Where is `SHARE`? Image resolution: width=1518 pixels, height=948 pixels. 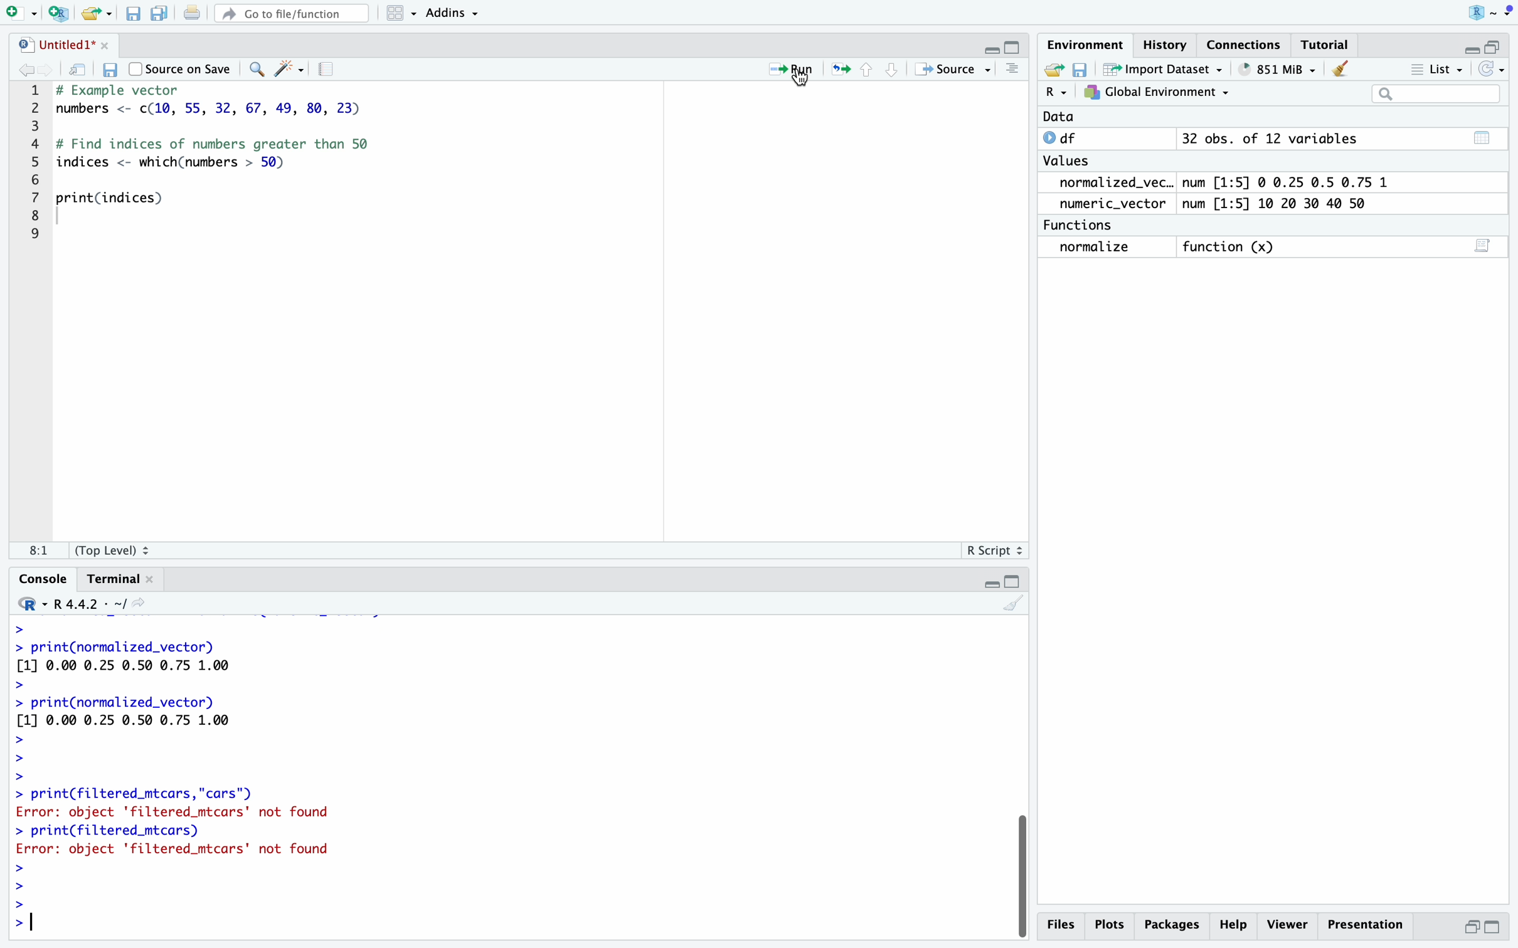 SHARE is located at coordinates (1051, 70).